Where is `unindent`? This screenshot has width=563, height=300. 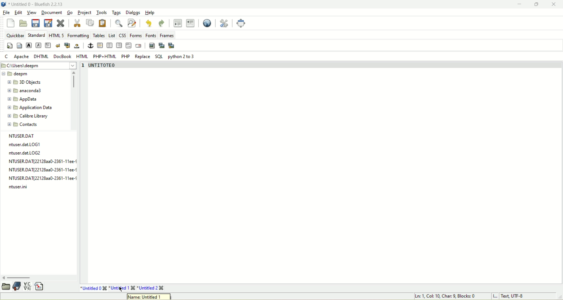
unindent is located at coordinates (177, 23).